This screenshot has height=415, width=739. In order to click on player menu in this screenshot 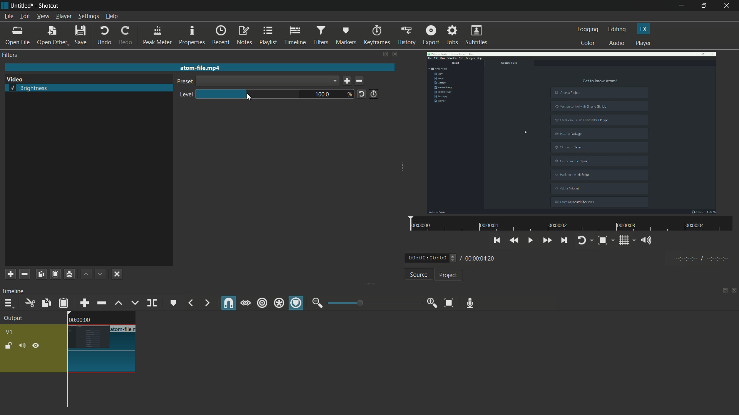, I will do `click(64, 16)`.